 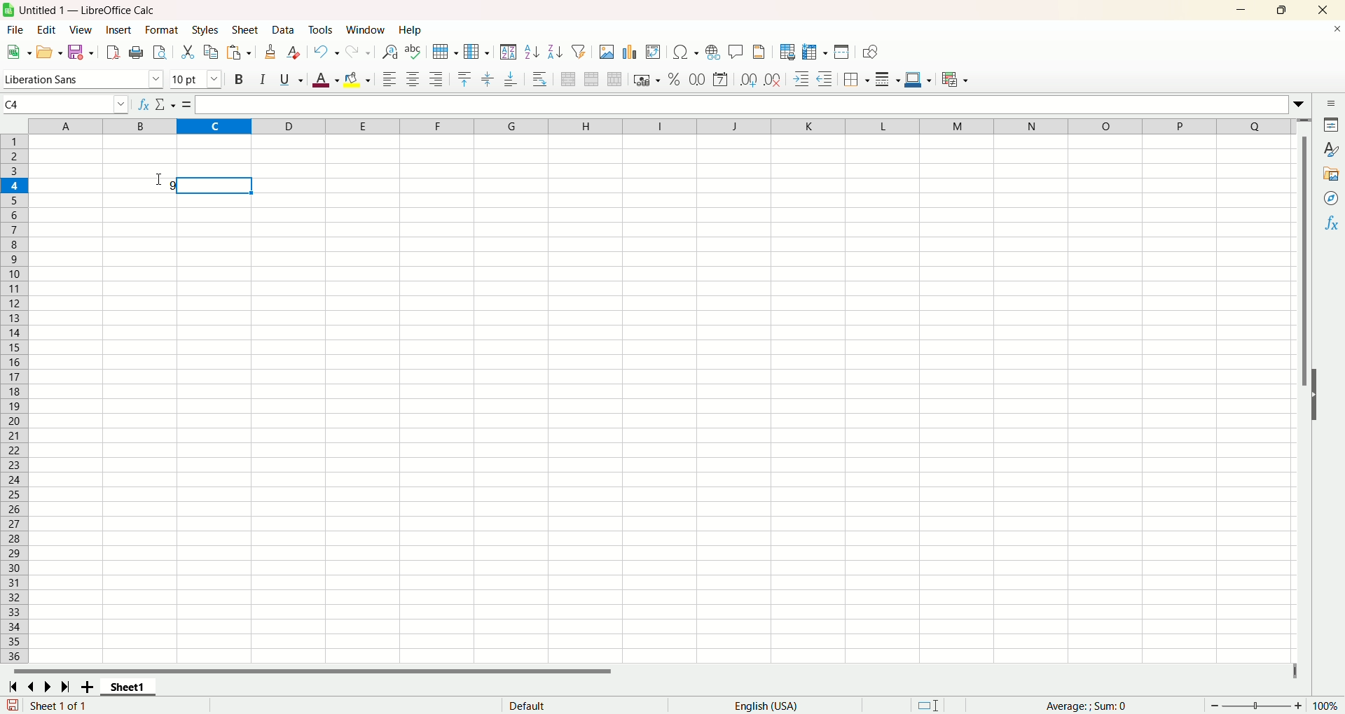 I want to click on Accept, so click(x=181, y=105).